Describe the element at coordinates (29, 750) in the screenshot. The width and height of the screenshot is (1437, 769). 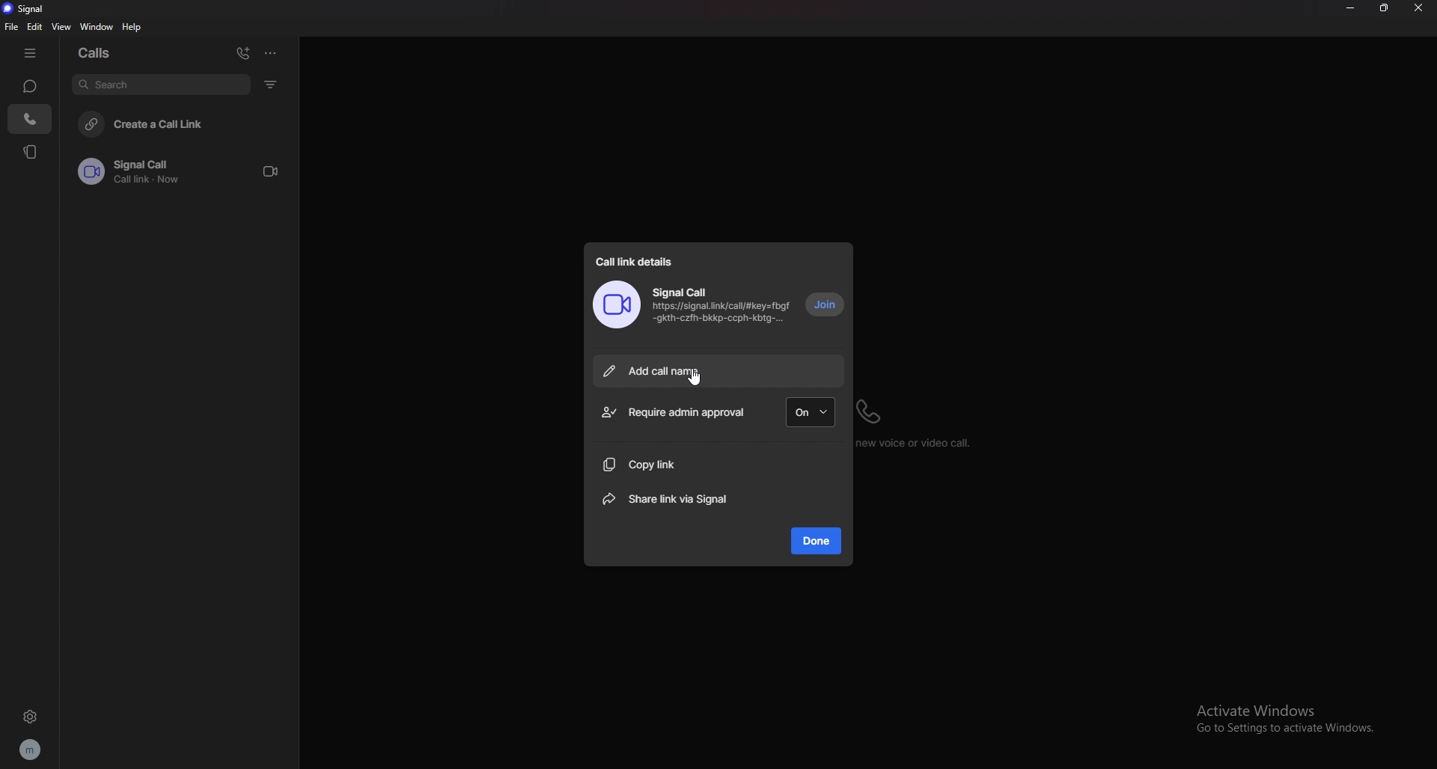
I see `profile` at that location.